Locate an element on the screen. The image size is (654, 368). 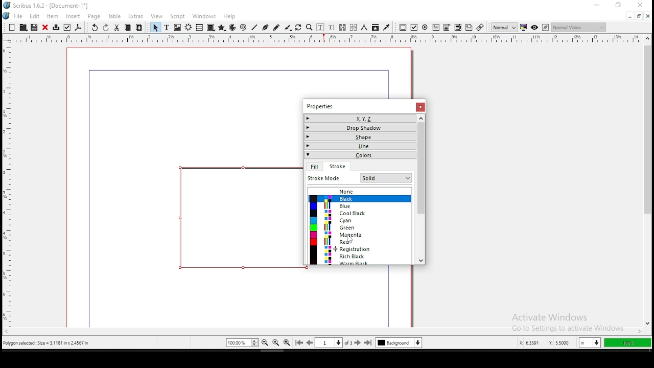
warm black is located at coordinates (359, 263).